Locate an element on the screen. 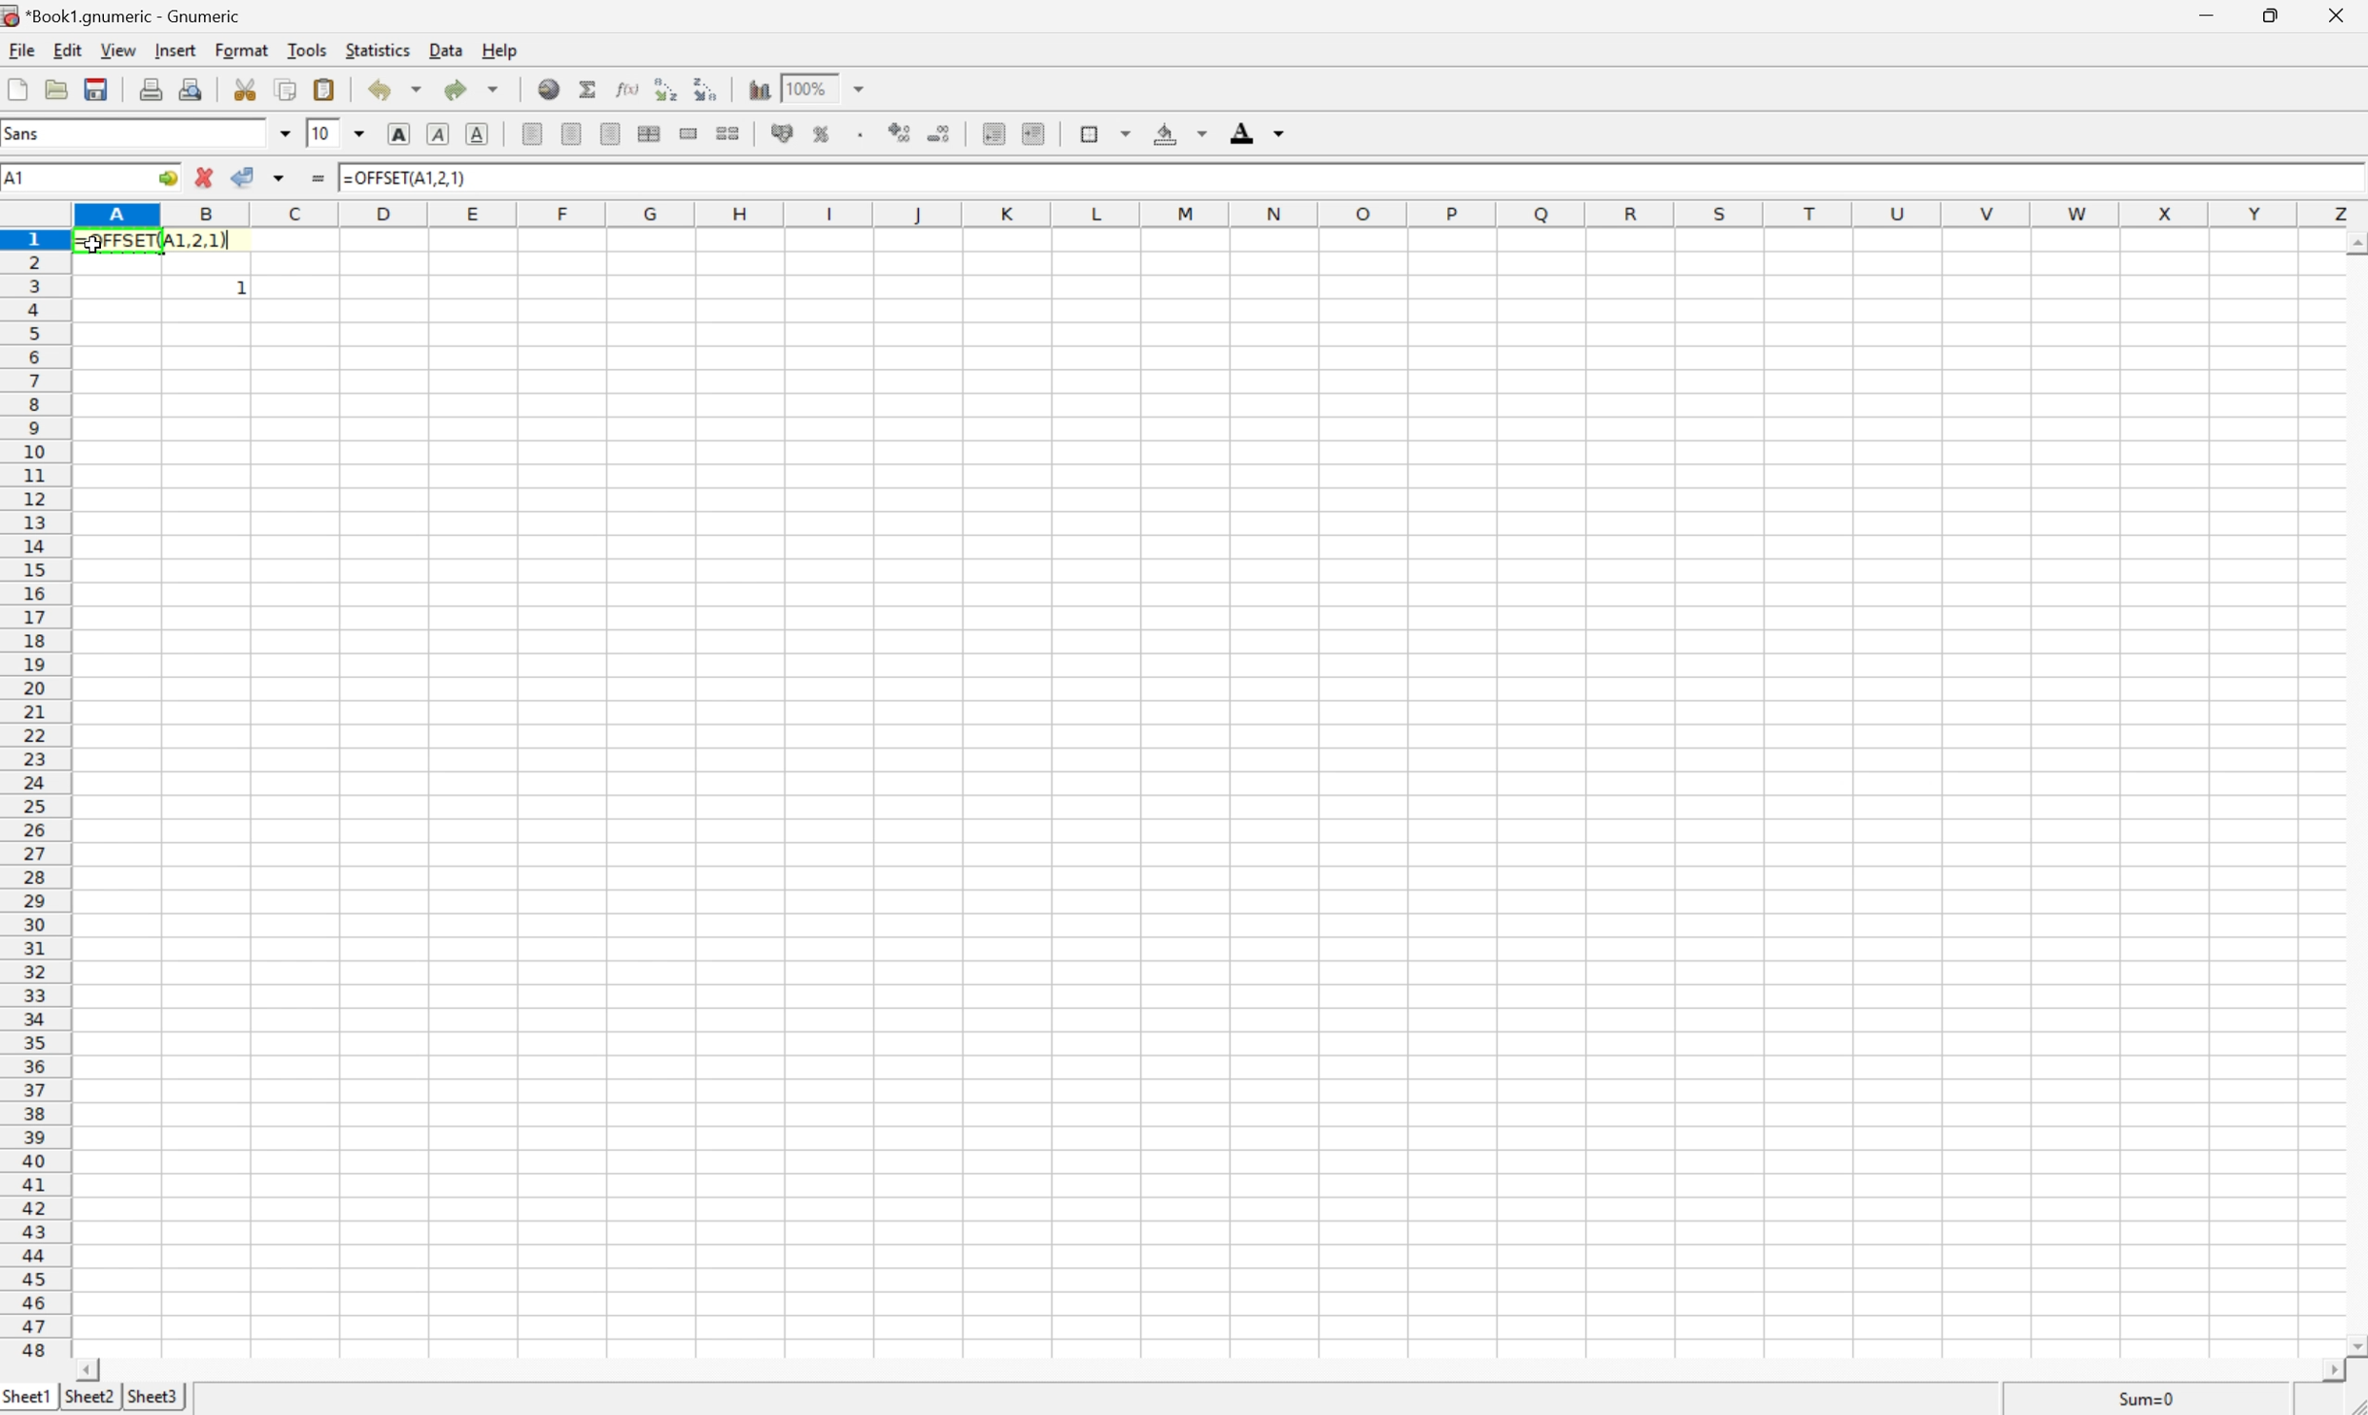 The height and width of the screenshot is (1415, 2368). format selection as percentage is located at coordinates (825, 133).